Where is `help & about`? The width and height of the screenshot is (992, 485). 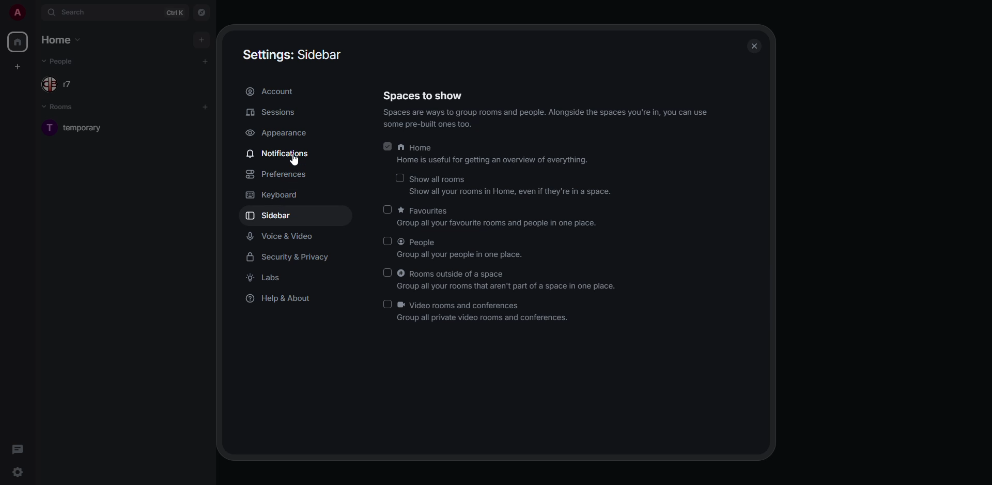
help & about is located at coordinates (281, 299).